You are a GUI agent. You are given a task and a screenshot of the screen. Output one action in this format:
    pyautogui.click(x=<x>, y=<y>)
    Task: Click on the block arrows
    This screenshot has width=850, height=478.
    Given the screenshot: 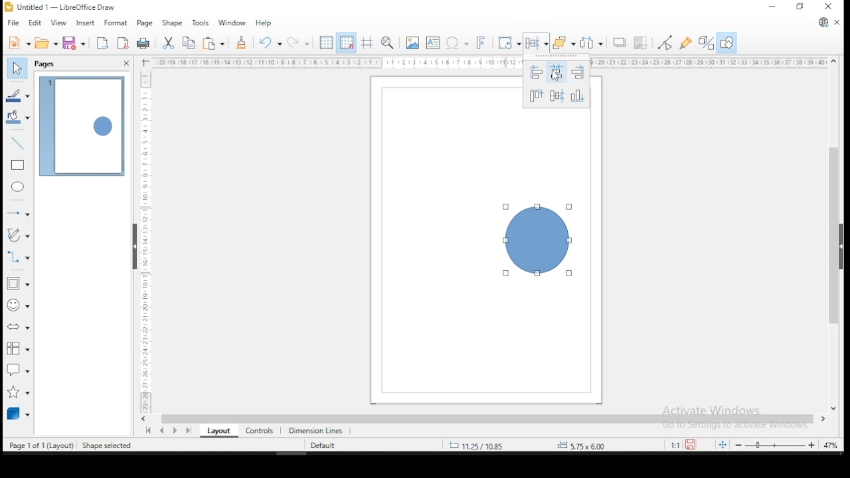 What is the action you would take?
    pyautogui.click(x=19, y=329)
    